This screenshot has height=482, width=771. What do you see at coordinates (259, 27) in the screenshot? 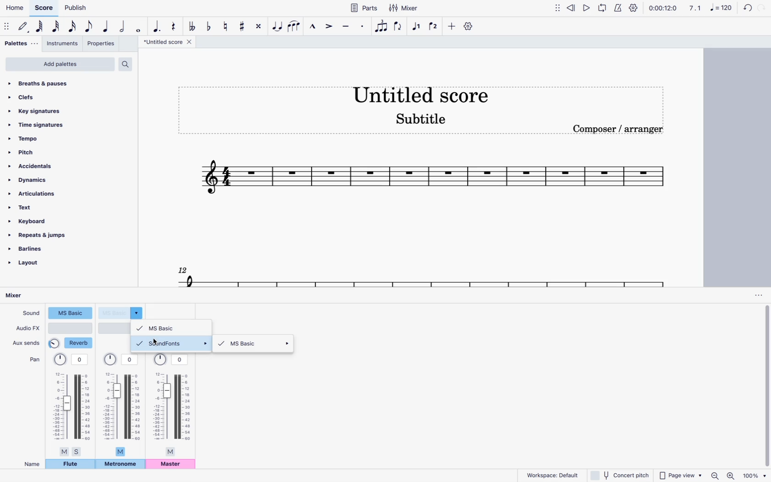
I see `toggle double sharp` at bounding box center [259, 27].